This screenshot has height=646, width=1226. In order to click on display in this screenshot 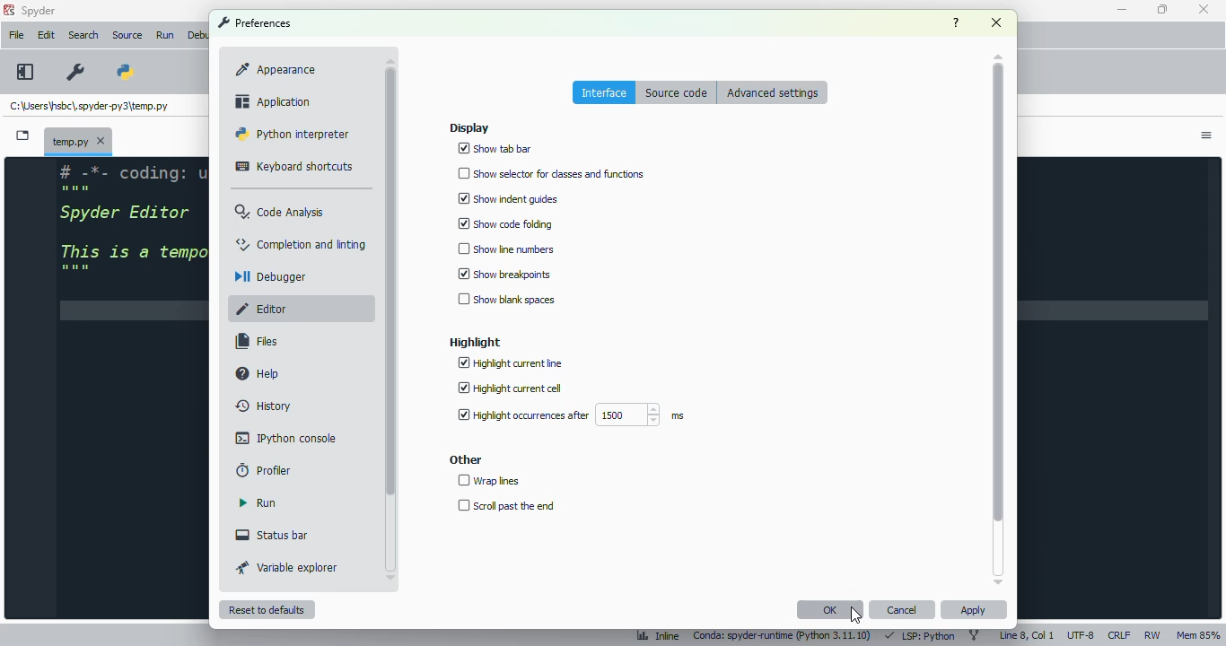, I will do `click(471, 128)`.